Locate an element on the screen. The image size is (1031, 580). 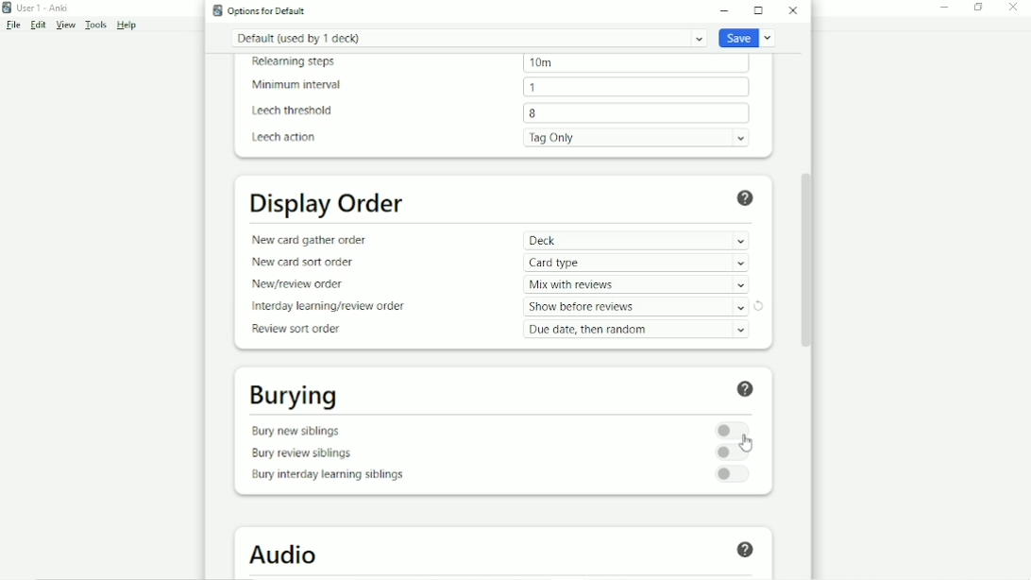
Bury new siblings is located at coordinates (298, 431).